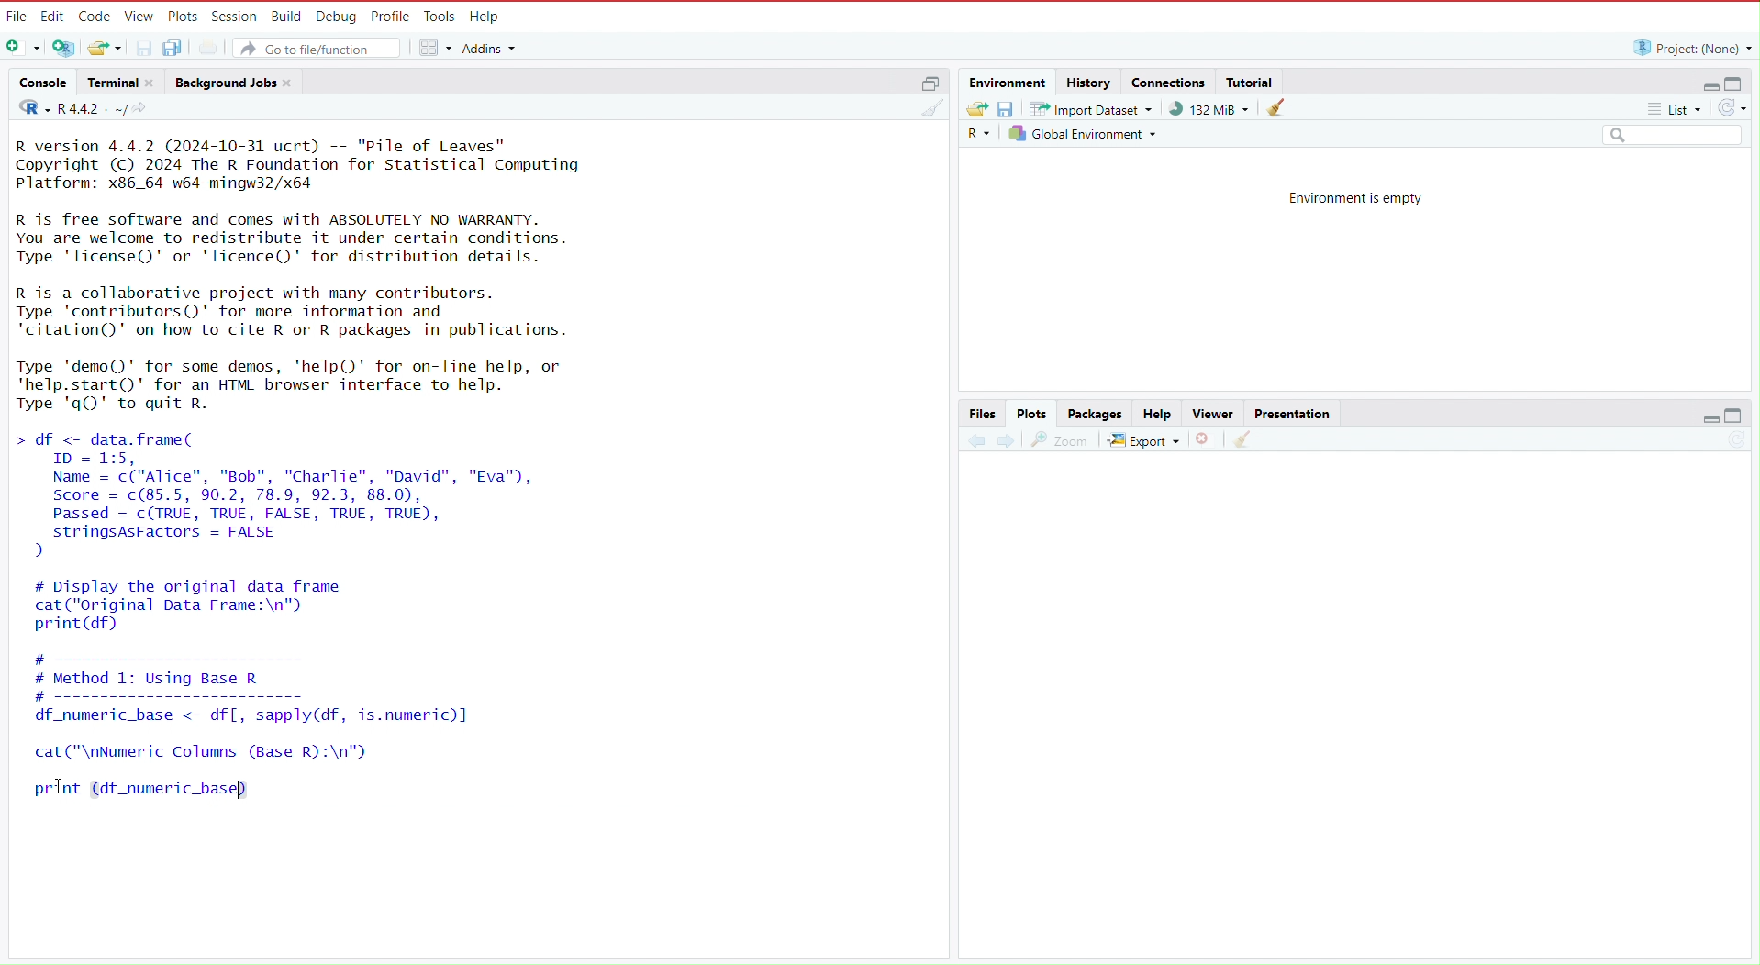  Describe the element at coordinates (1243, 441) in the screenshot. I see `clear all plots` at that location.